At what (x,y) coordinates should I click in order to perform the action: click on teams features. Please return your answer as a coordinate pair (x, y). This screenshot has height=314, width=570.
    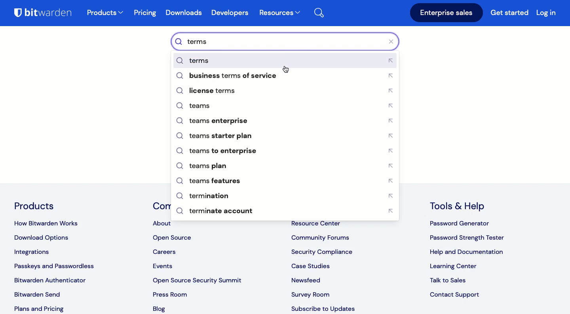
    Looking at the image, I should click on (289, 182).